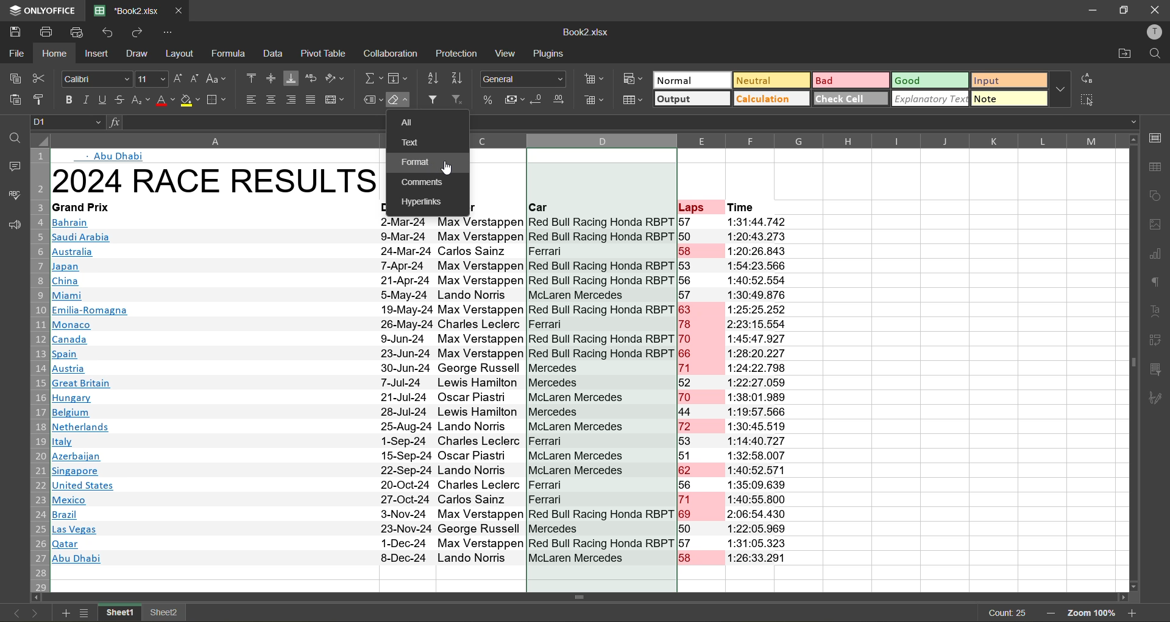 The width and height of the screenshot is (1170, 622). Describe the element at coordinates (1087, 79) in the screenshot. I see `replace` at that location.